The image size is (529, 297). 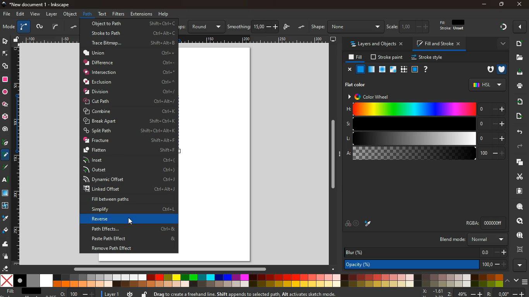 I want to click on spiral, so click(x=5, y=129).